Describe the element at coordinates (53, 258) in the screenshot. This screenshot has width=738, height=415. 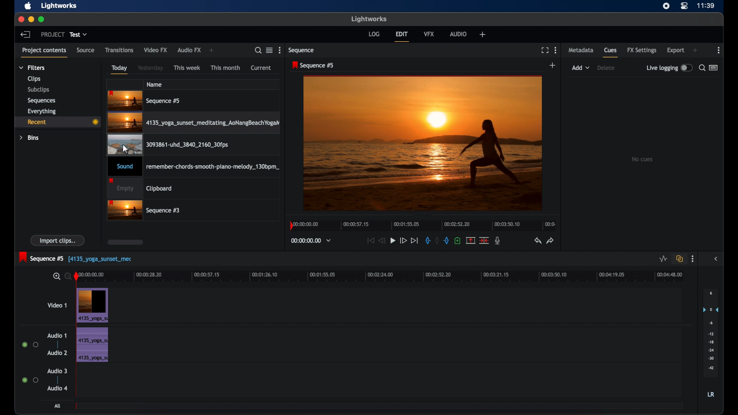
I see `sequence 5` at that location.